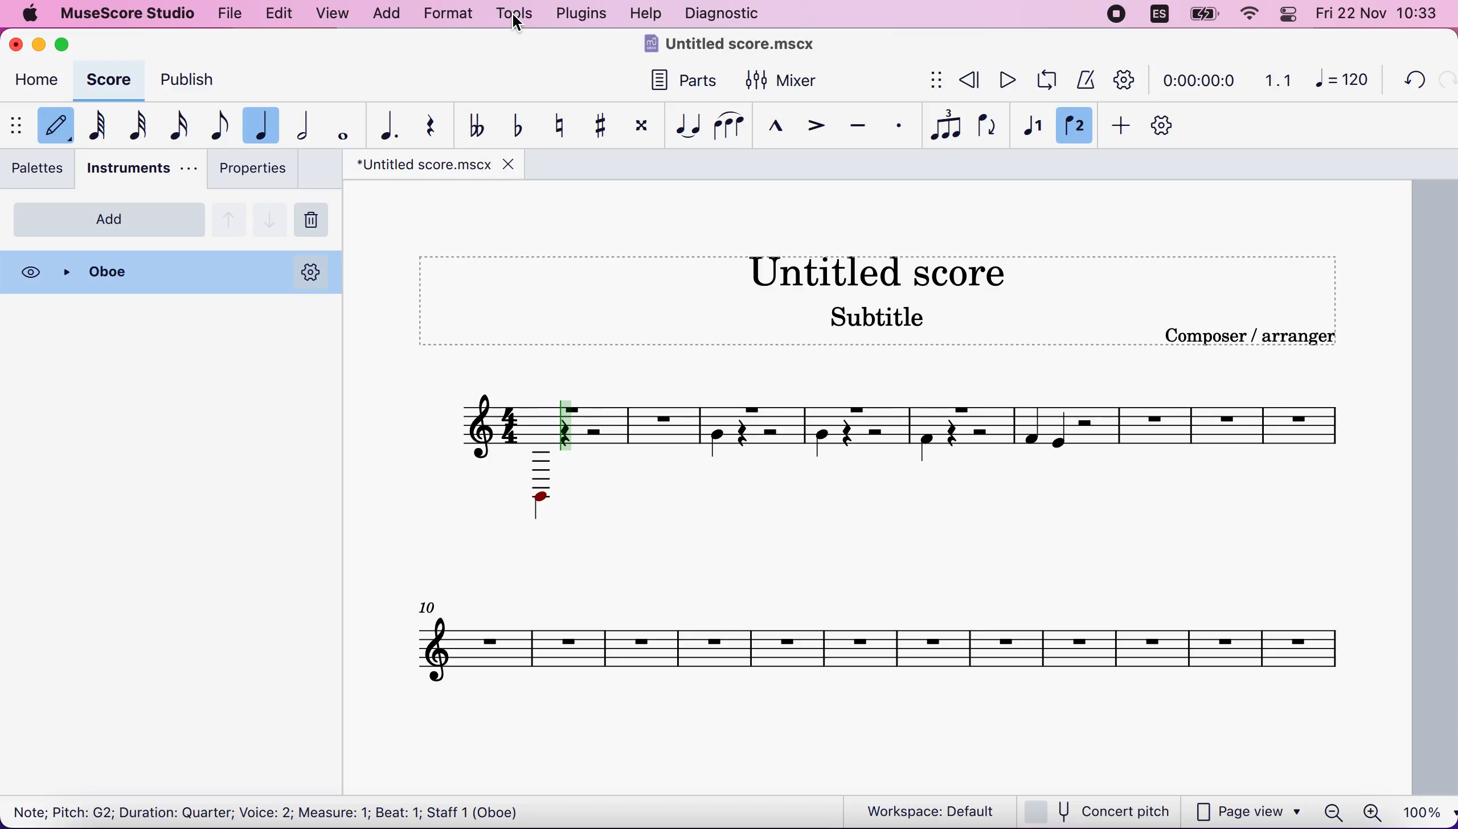 This screenshot has height=829, width=1458. What do you see at coordinates (141, 168) in the screenshot?
I see `instruments` at bounding box center [141, 168].